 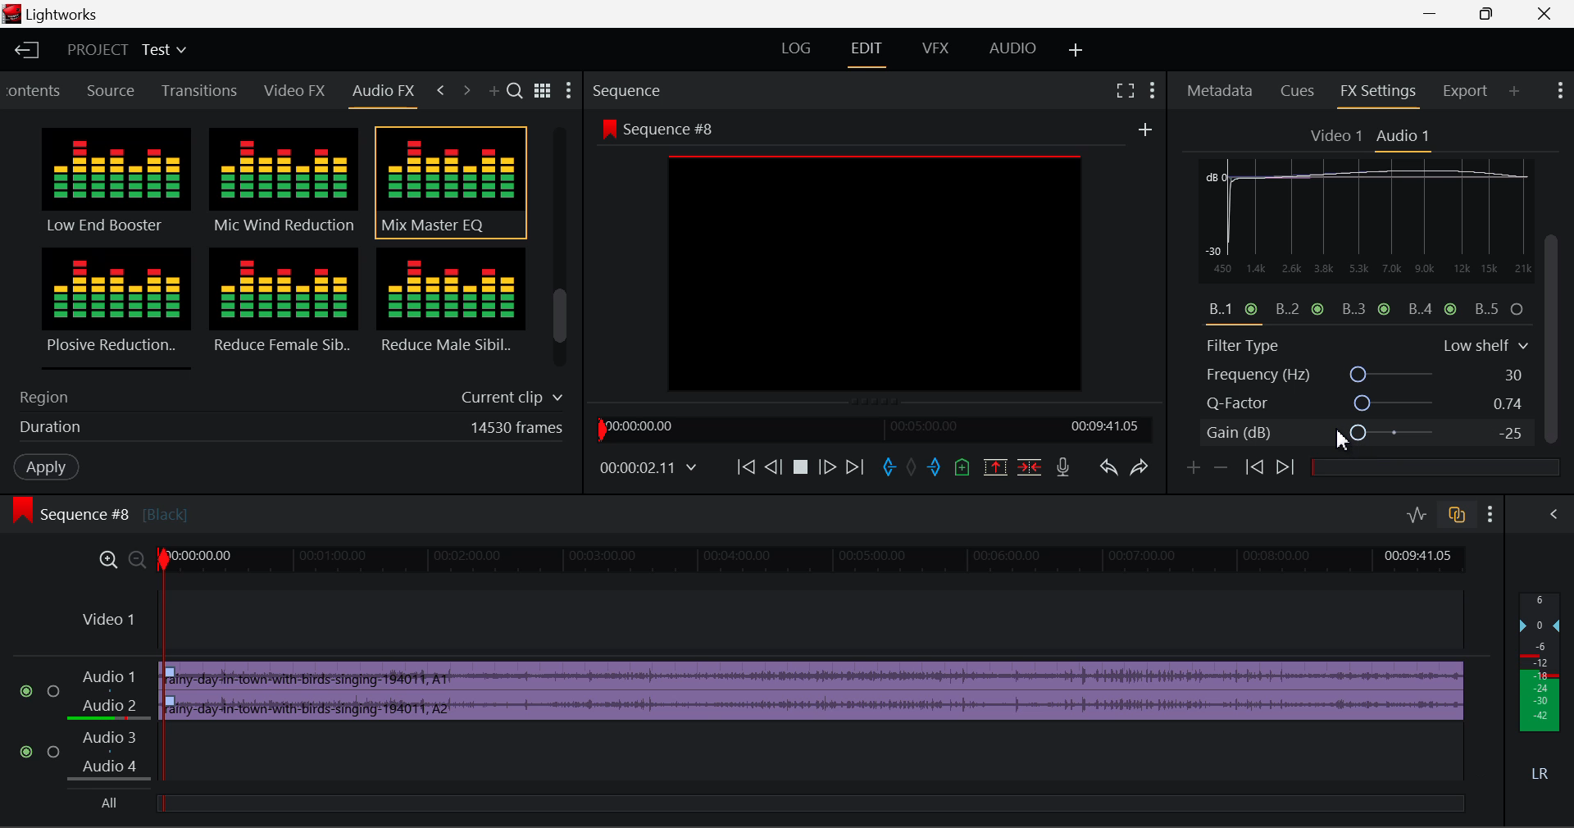 I want to click on Audio FX , so click(x=384, y=91).